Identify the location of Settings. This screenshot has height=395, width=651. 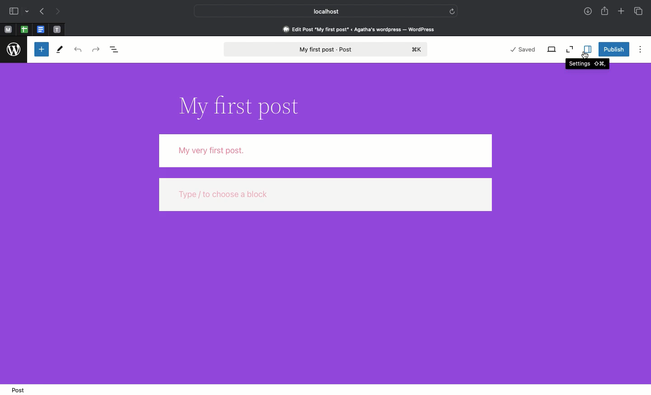
(588, 49).